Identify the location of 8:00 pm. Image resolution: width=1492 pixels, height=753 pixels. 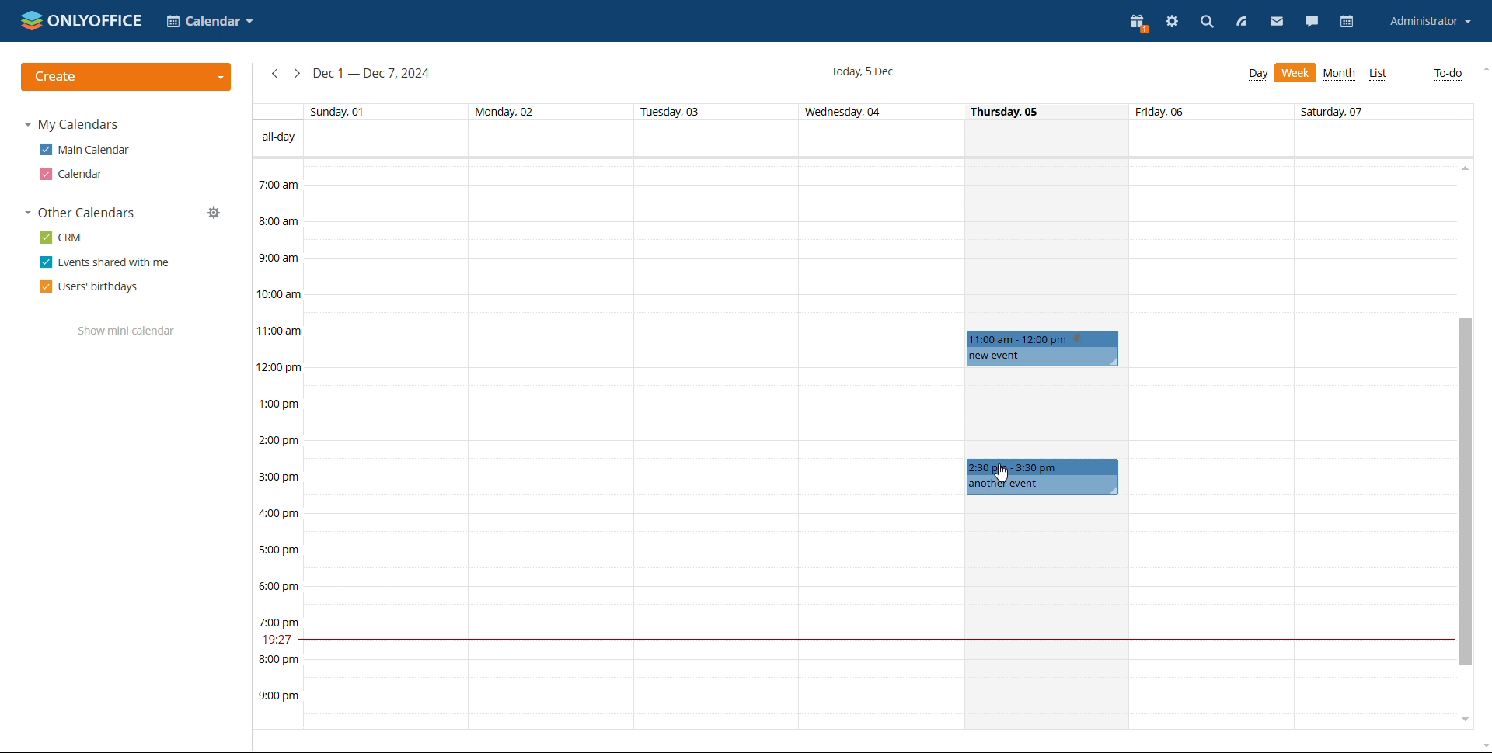
(278, 660).